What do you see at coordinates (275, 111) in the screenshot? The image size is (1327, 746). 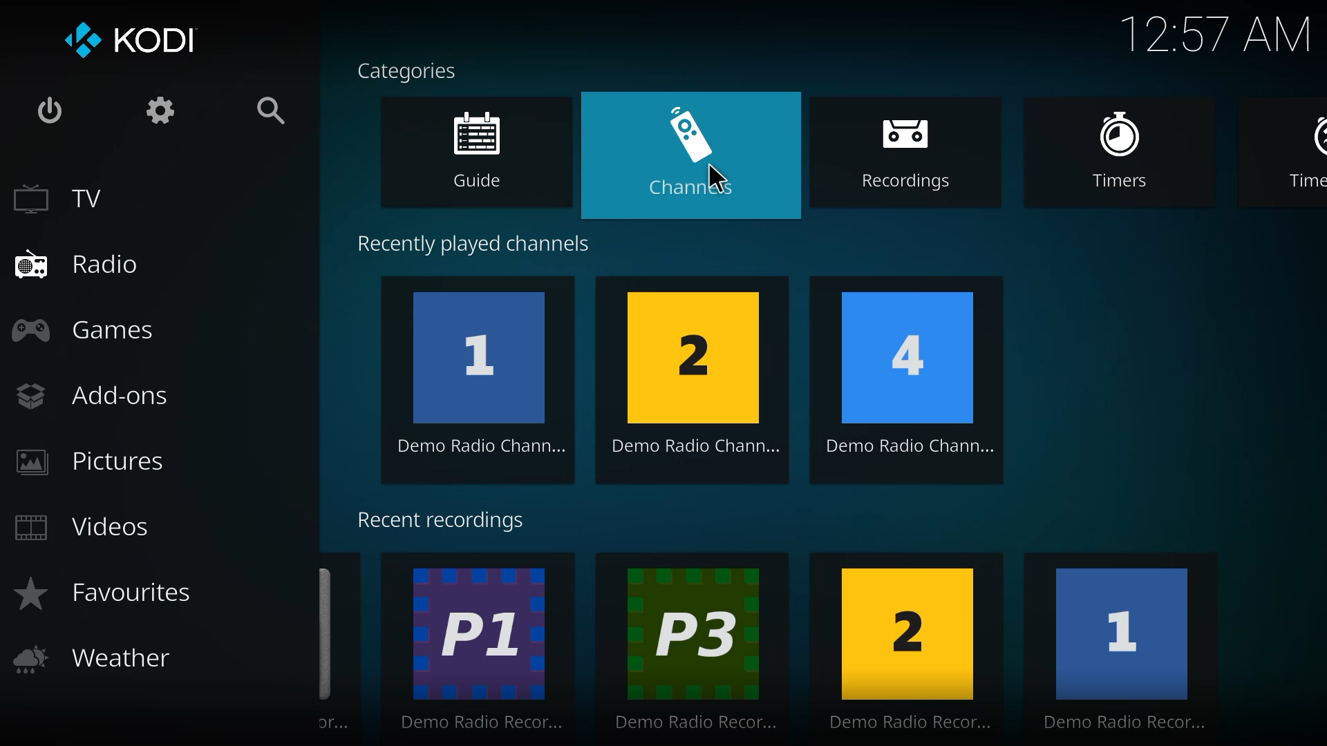 I see `search` at bounding box center [275, 111].